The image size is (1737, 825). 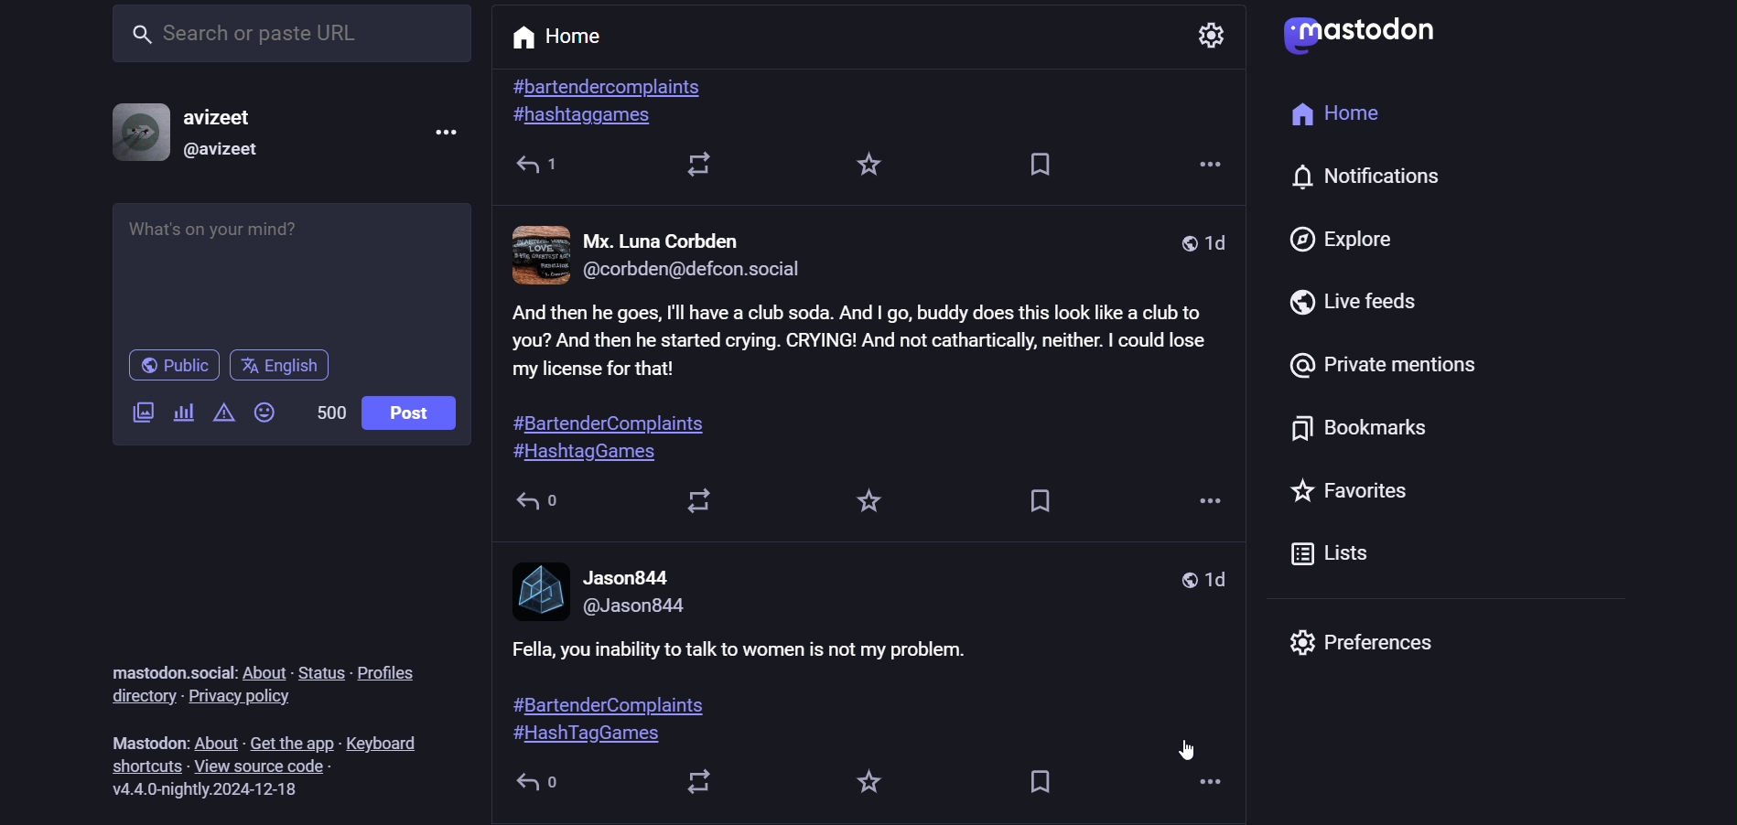 I want to click on @jason844, so click(x=633, y=608).